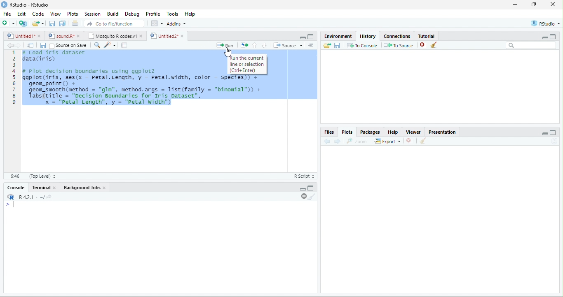 This screenshot has height=297, width=563. What do you see at coordinates (154, 14) in the screenshot?
I see `Profile` at bounding box center [154, 14].